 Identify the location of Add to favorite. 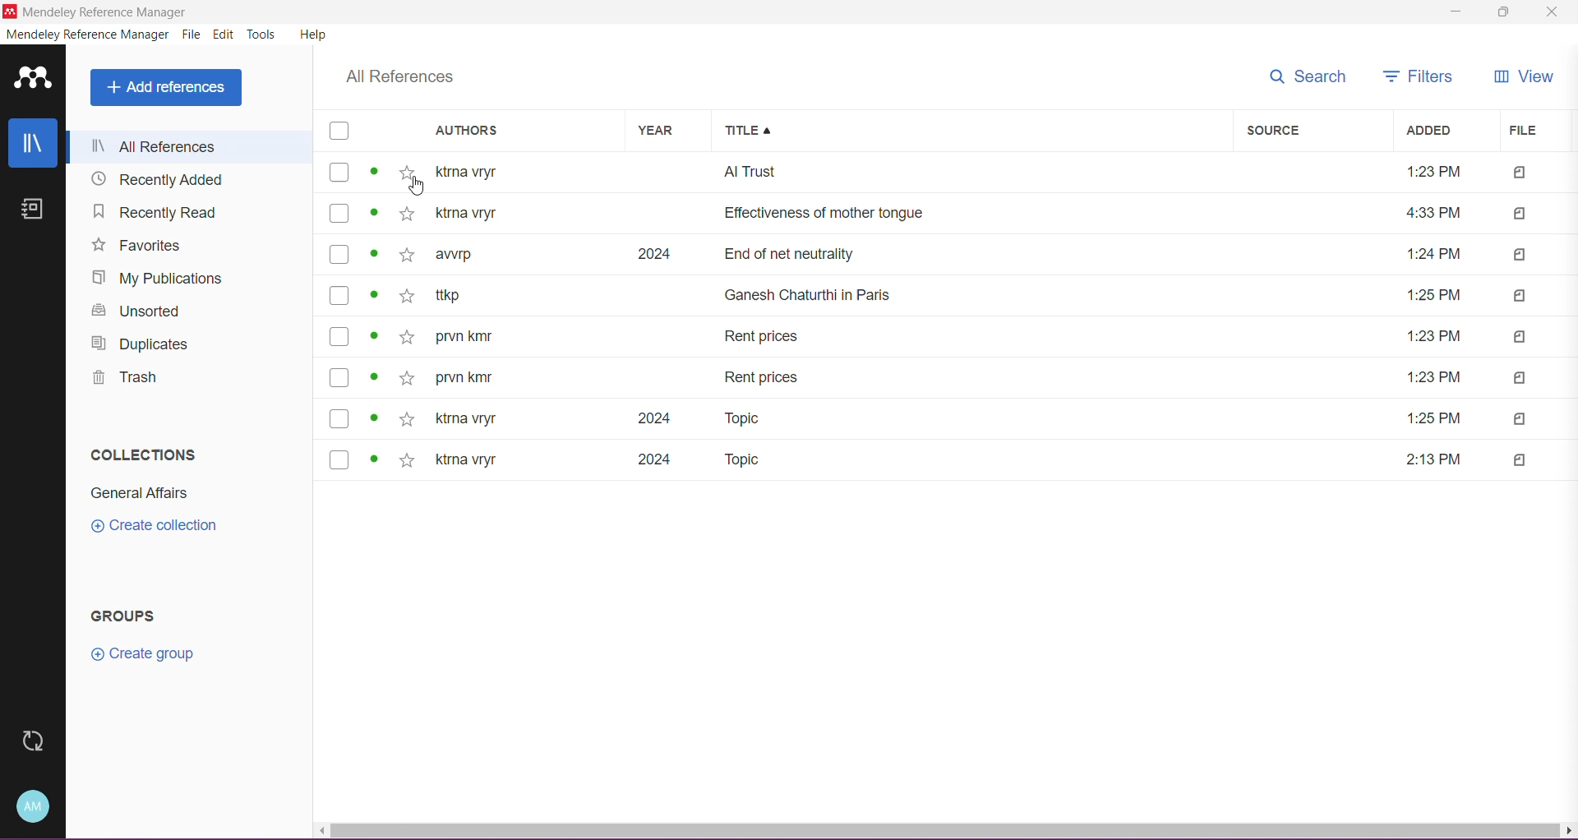
(407, 296).